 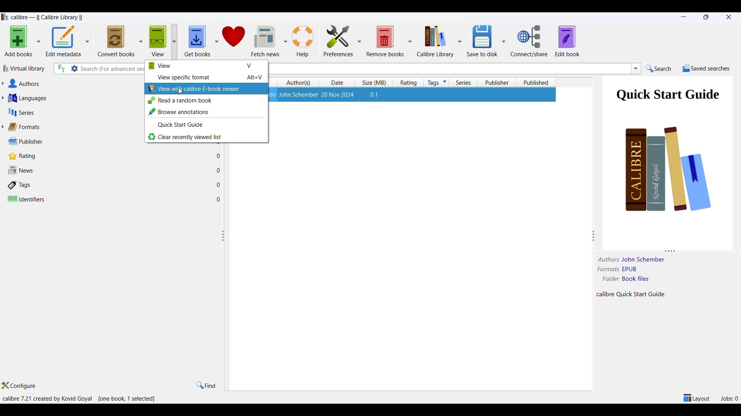 What do you see at coordinates (411, 94) in the screenshot?
I see `book detail` at bounding box center [411, 94].